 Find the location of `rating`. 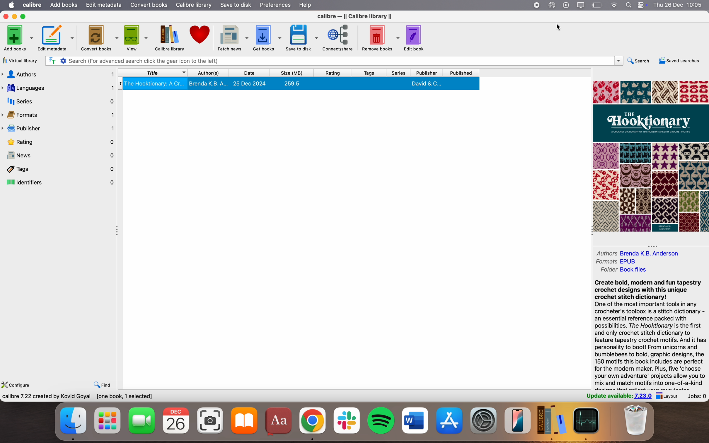

rating is located at coordinates (334, 73).